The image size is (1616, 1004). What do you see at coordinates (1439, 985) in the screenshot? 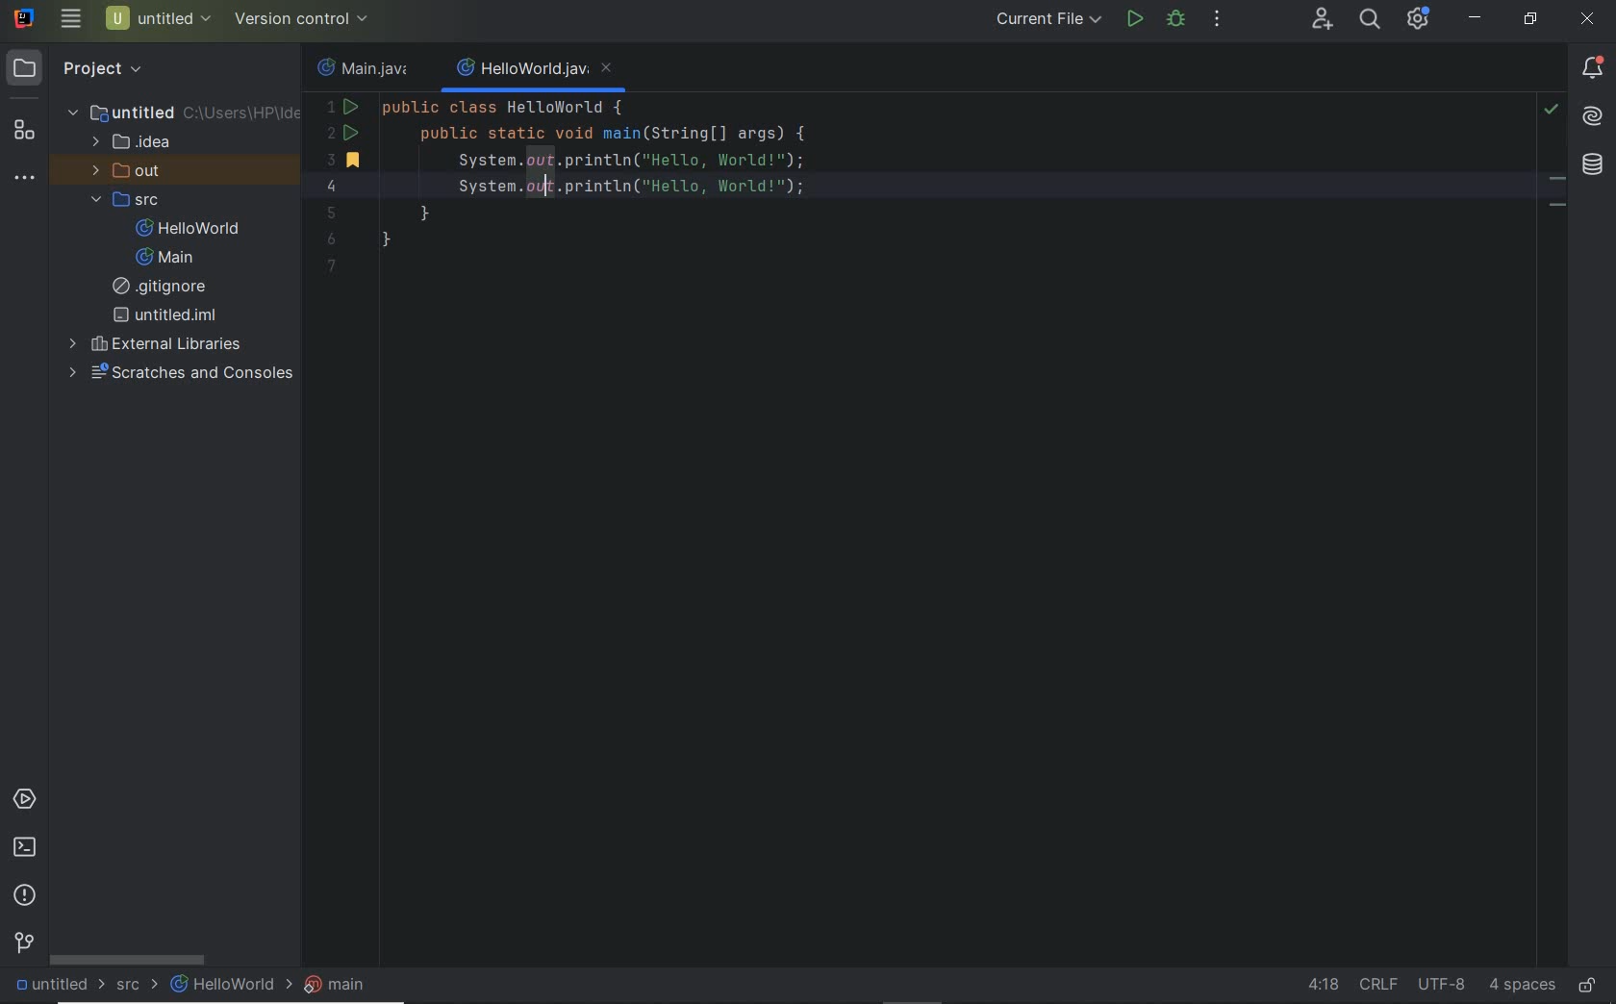
I see `UTF-8(file encoding)` at bounding box center [1439, 985].